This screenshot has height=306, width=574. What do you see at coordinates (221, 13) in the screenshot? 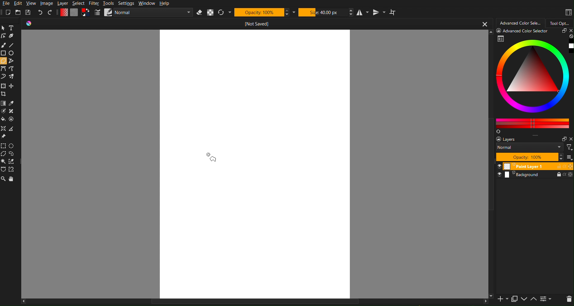
I see `Refresh` at bounding box center [221, 13].